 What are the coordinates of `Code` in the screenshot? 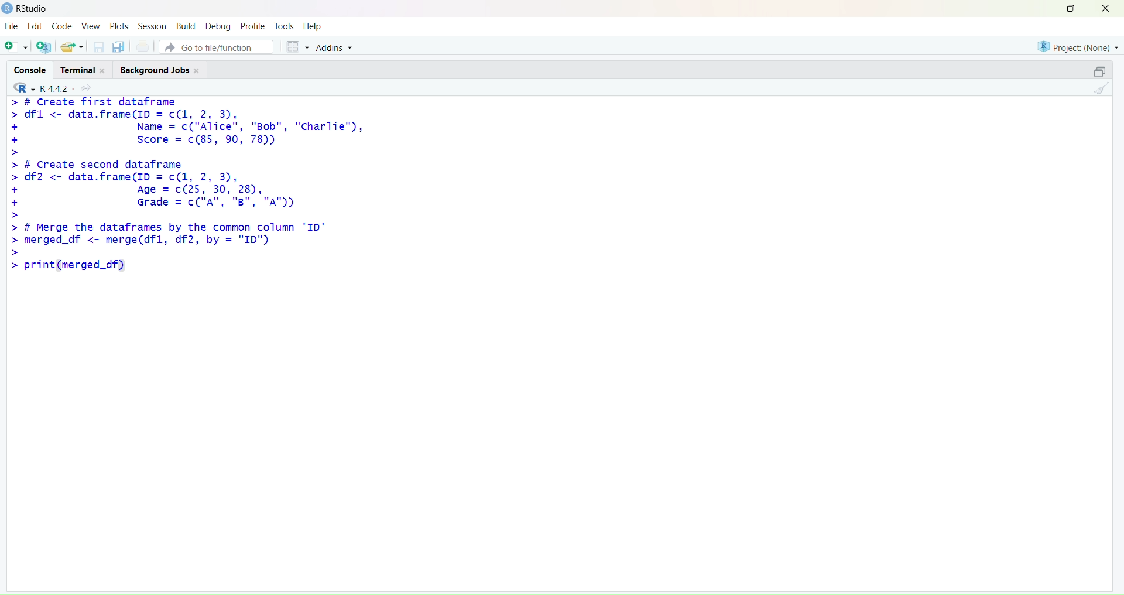 It's located at (64, 26).